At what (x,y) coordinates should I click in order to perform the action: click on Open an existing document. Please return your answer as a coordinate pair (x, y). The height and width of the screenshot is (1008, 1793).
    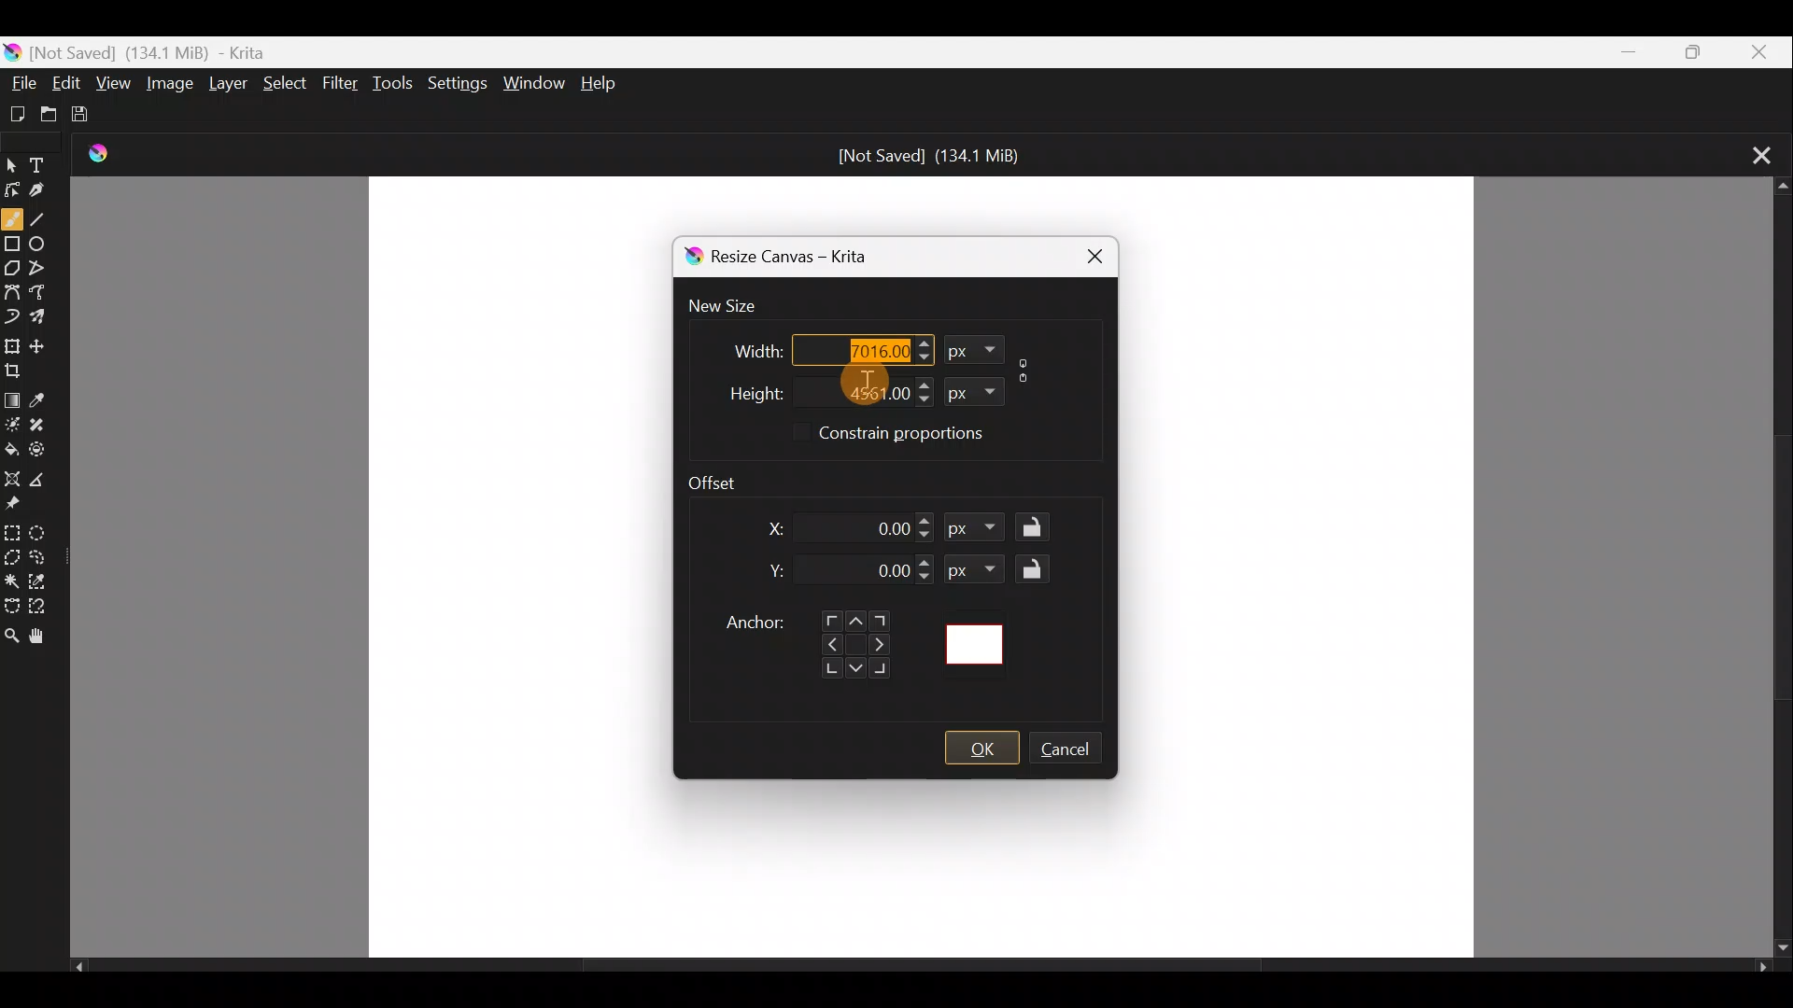
    Looking at the image, I should click on (57, 114).